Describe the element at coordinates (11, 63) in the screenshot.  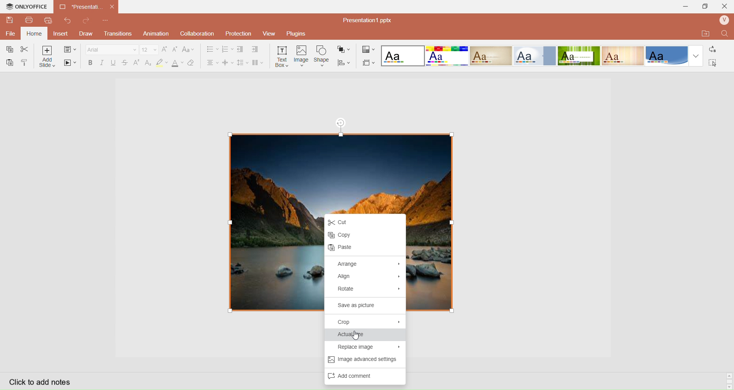
I see `Paste` at that location.